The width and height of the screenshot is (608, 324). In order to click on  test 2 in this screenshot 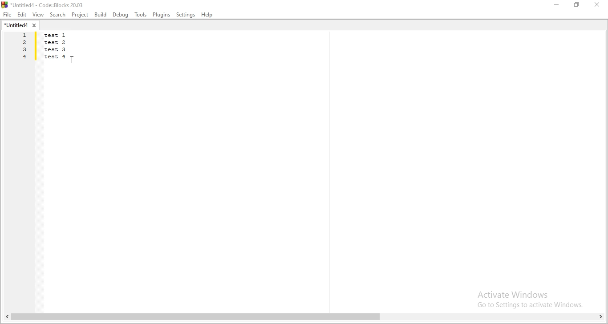, I will do `click(57, 43)`.